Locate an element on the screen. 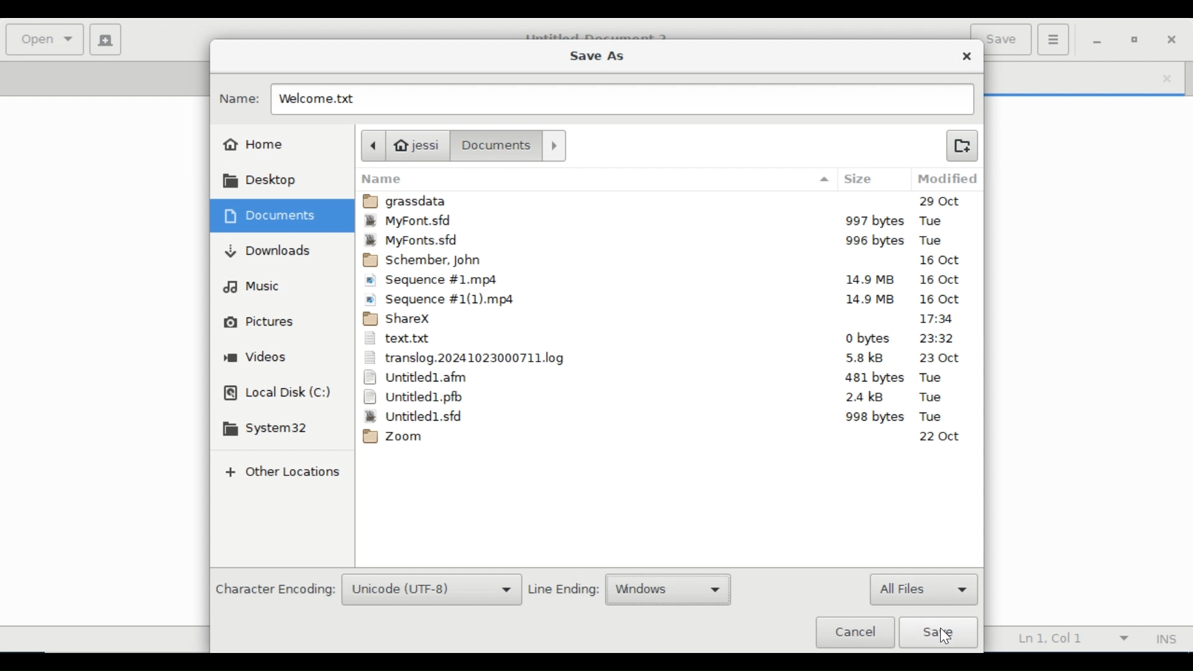  minimize is located at coordinates (1097, 41).